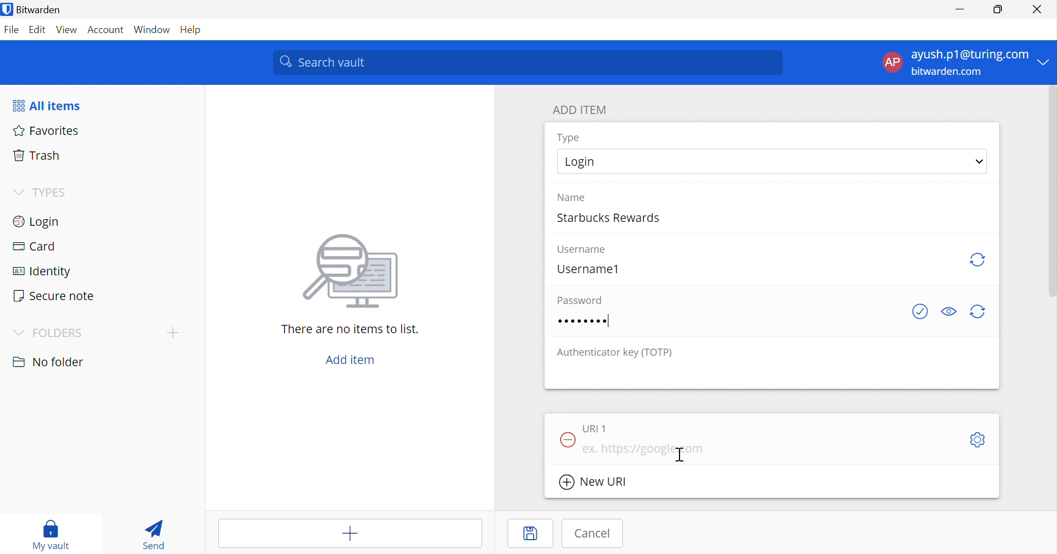 The height and width of the screenshot is (554, 1057). I want to click on Favorites, so click(47, 131).